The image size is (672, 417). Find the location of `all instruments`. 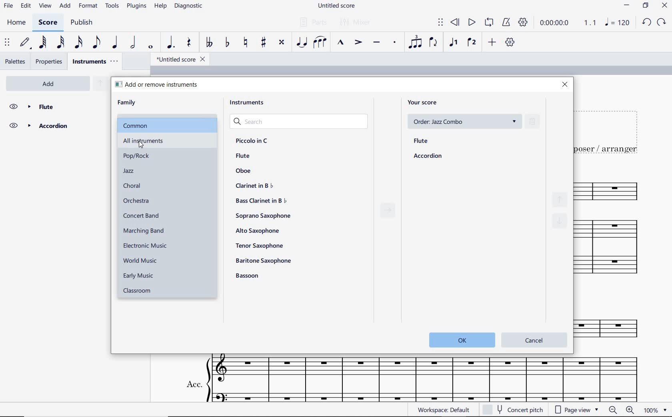

all instruments is located at coordinates (178, 141).